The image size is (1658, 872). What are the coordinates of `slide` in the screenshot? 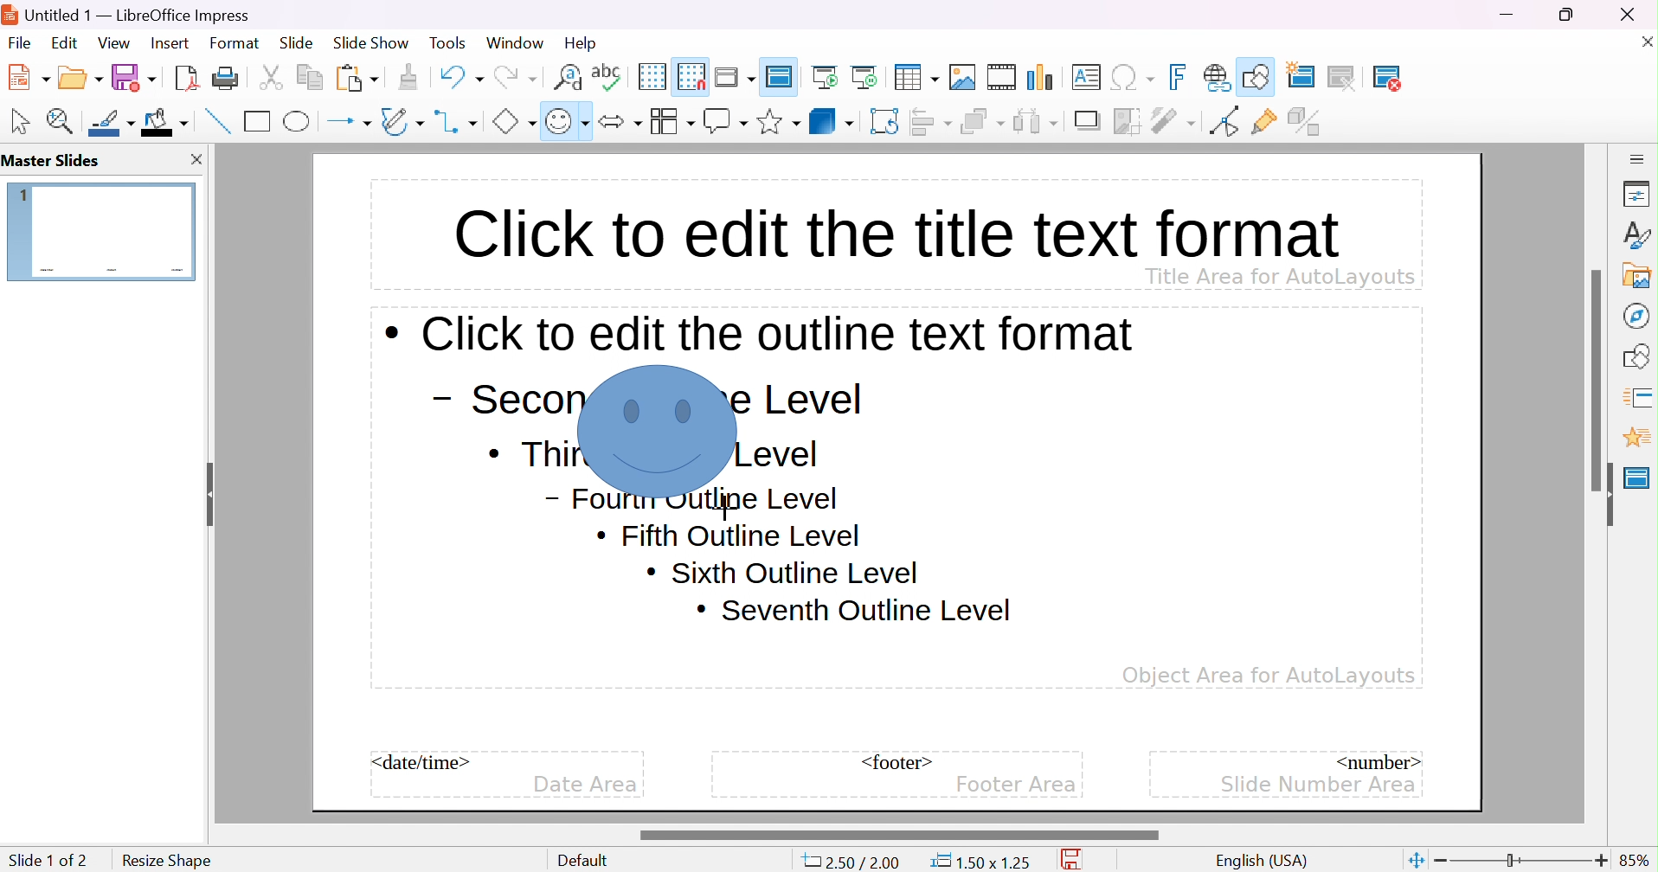 It's located at (297, 43).